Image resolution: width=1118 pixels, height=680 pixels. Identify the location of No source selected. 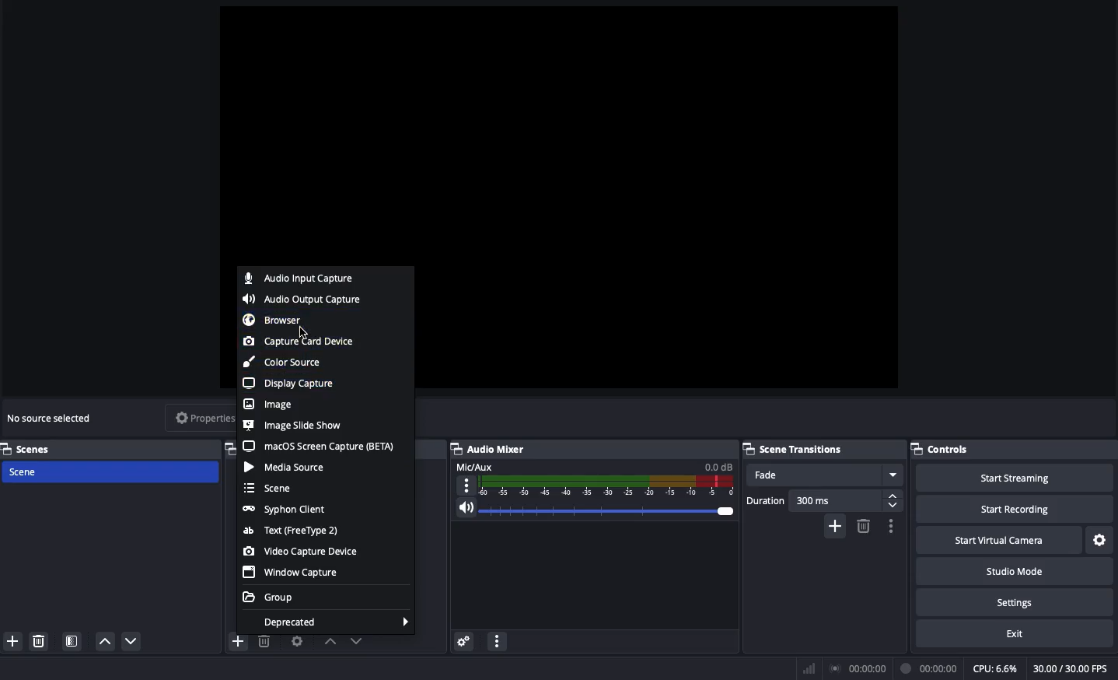
(50, 419).